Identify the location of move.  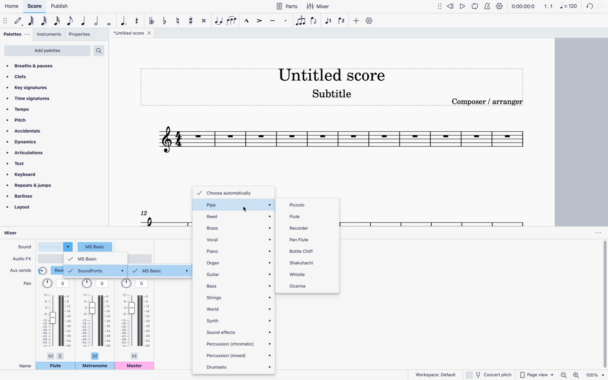
(440, 6).